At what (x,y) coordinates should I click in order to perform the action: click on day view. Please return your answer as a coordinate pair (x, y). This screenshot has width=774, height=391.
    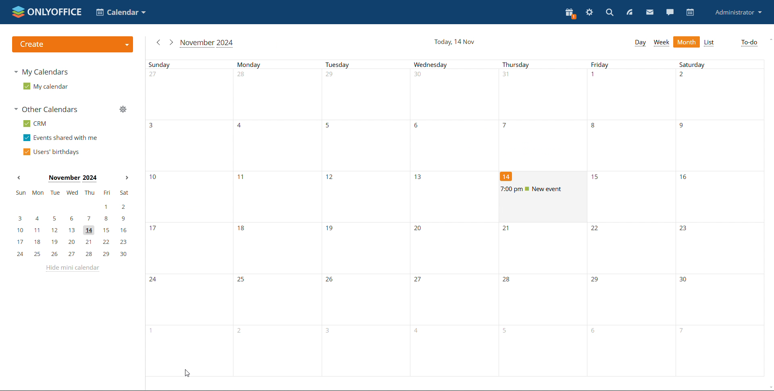
    Looking at the image, I should click on (640, 43).